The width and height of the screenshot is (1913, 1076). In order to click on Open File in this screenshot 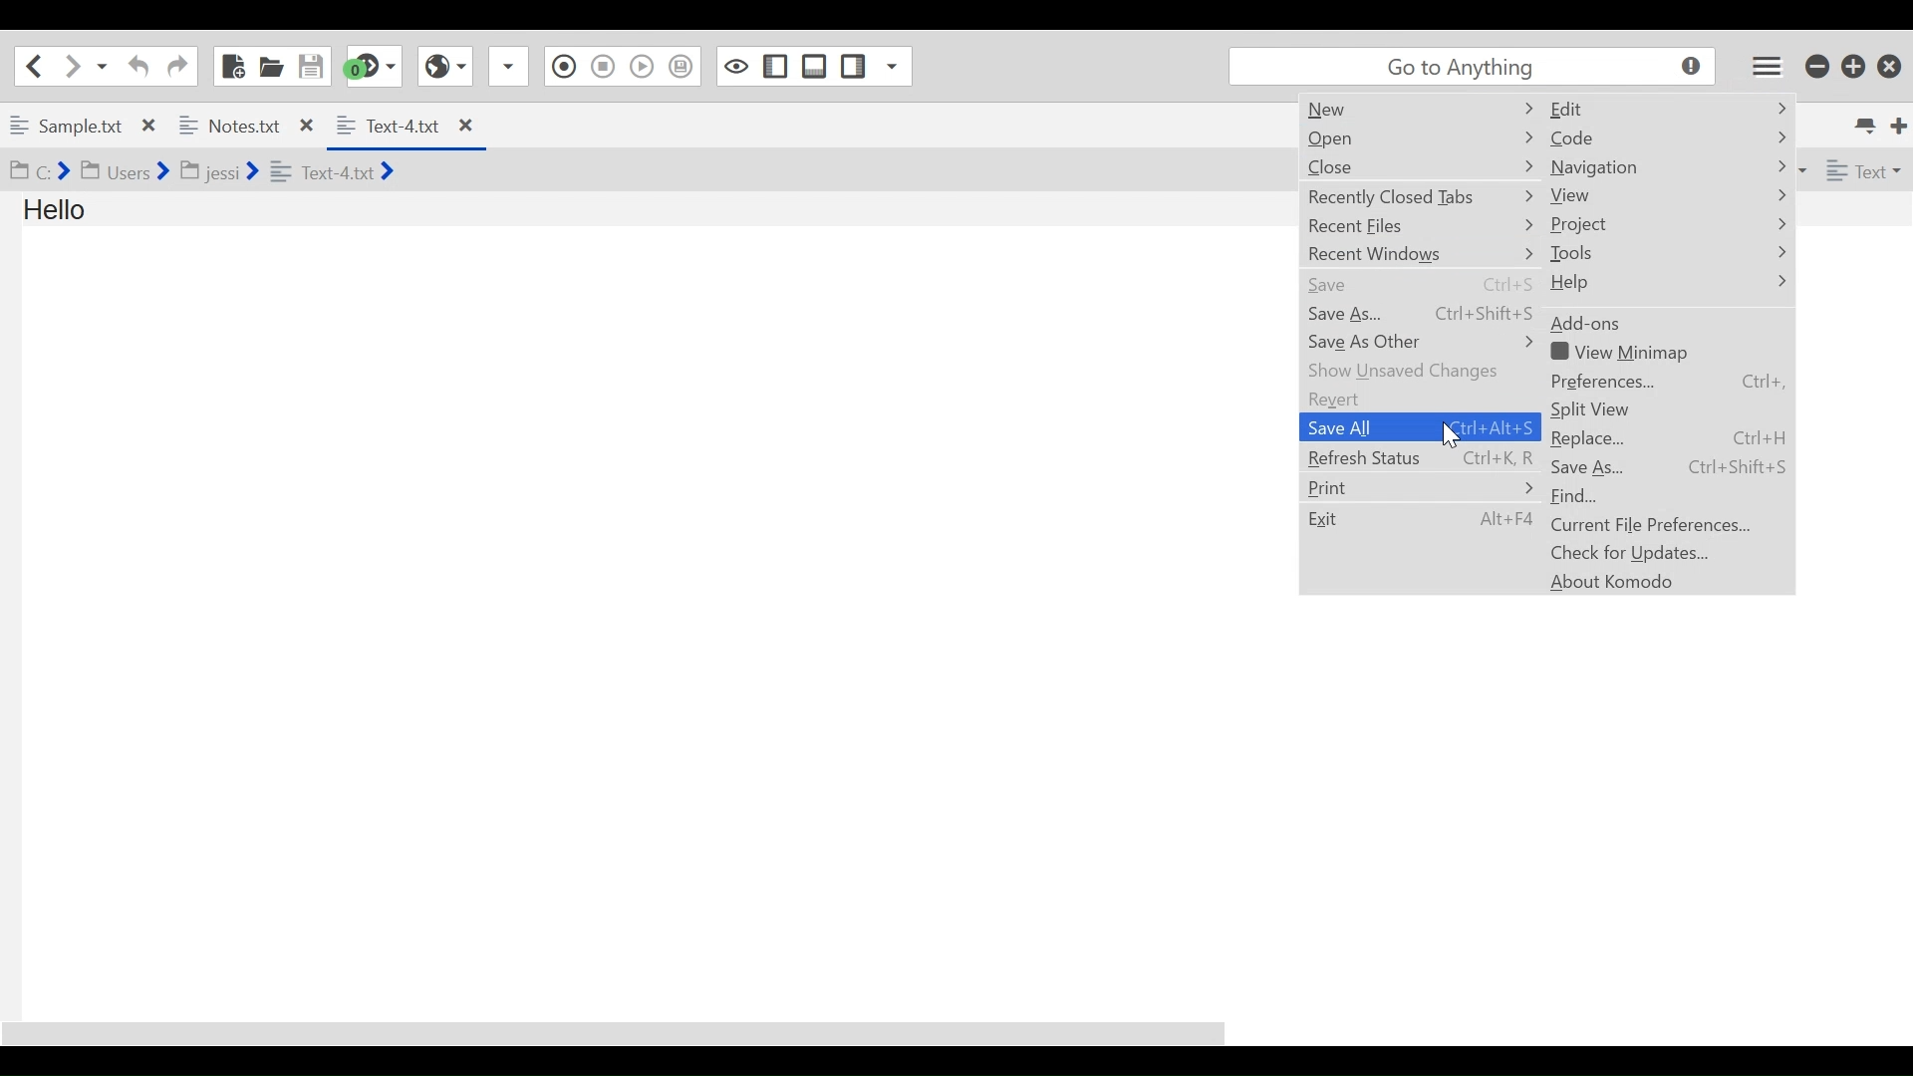, I will do `click(270, 66)`.